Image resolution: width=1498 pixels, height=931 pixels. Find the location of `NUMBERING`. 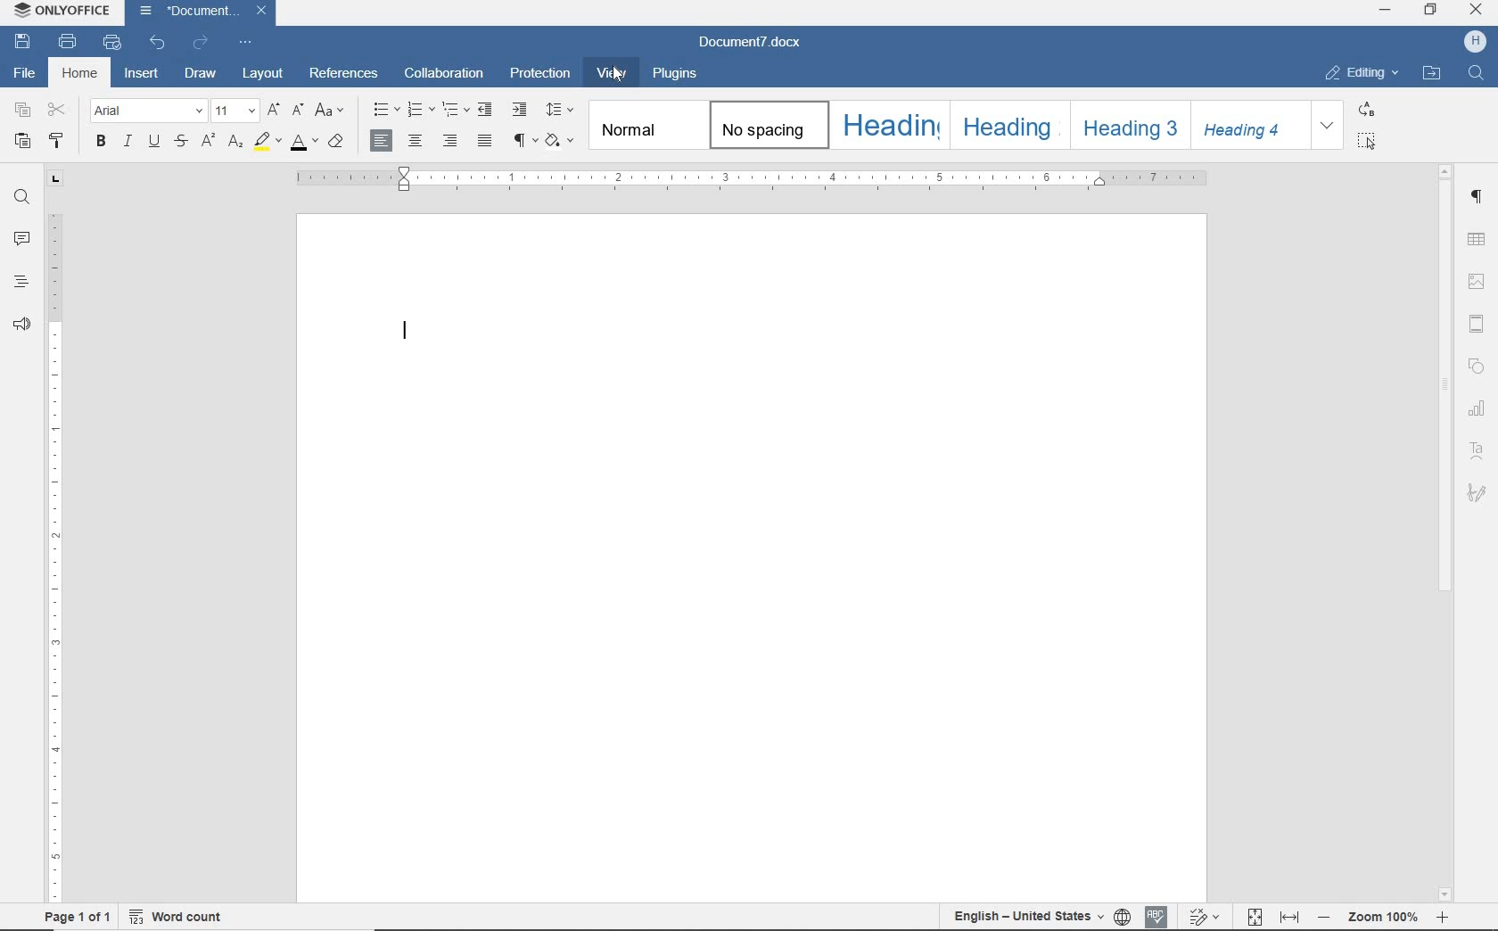

NUMBERING is located at coordinates (419, 111).